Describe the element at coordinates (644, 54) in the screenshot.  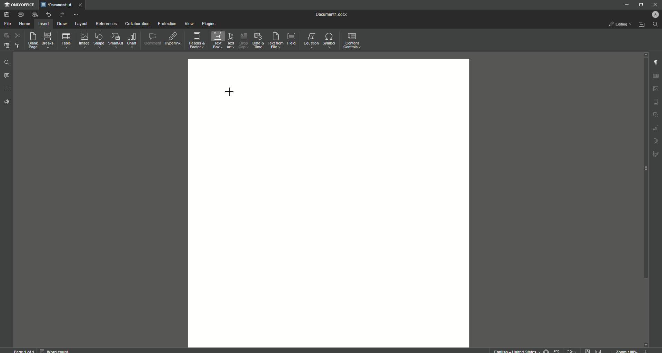
I see `scroll up` at that location.